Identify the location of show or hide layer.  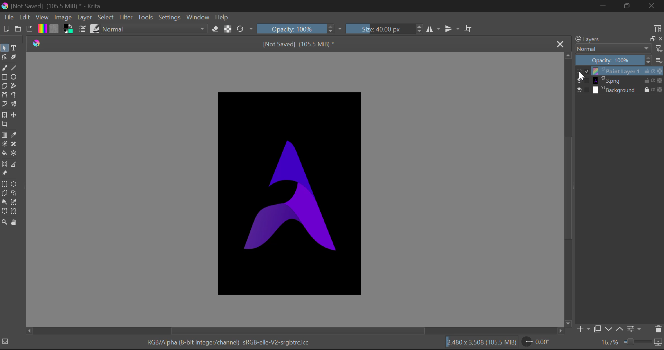
(583, 72).